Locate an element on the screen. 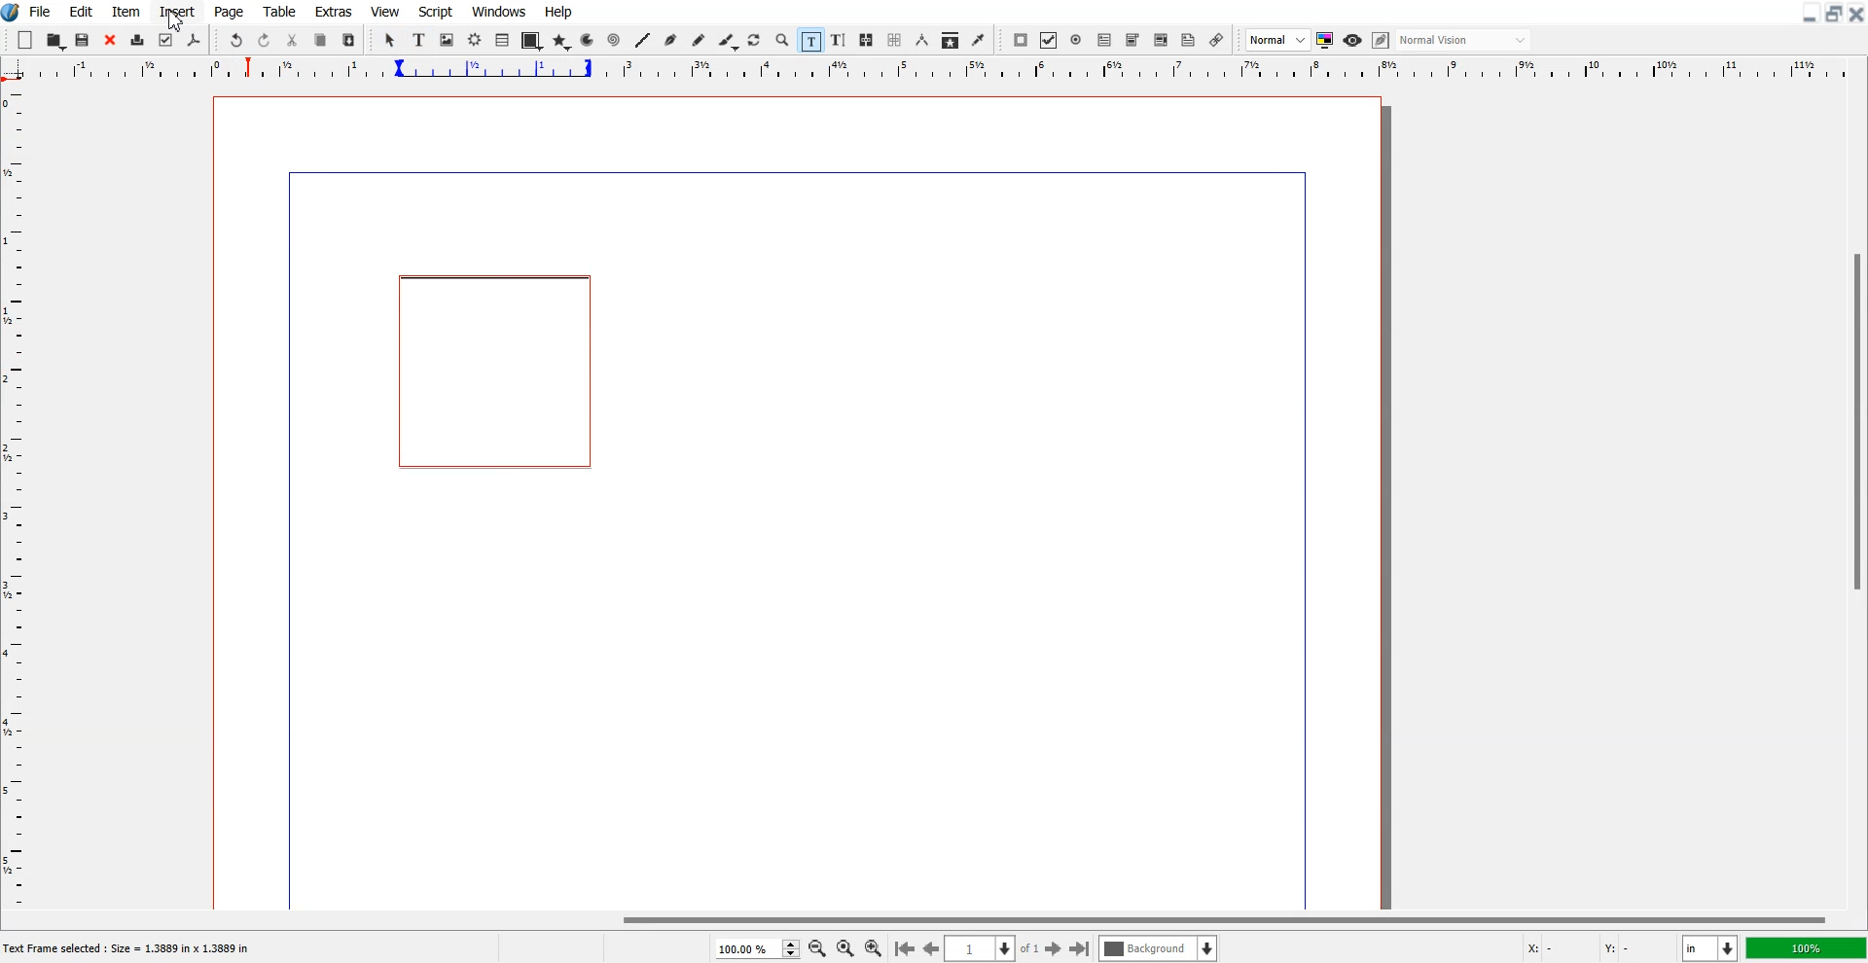  Line is located at coordinates (642, 40).